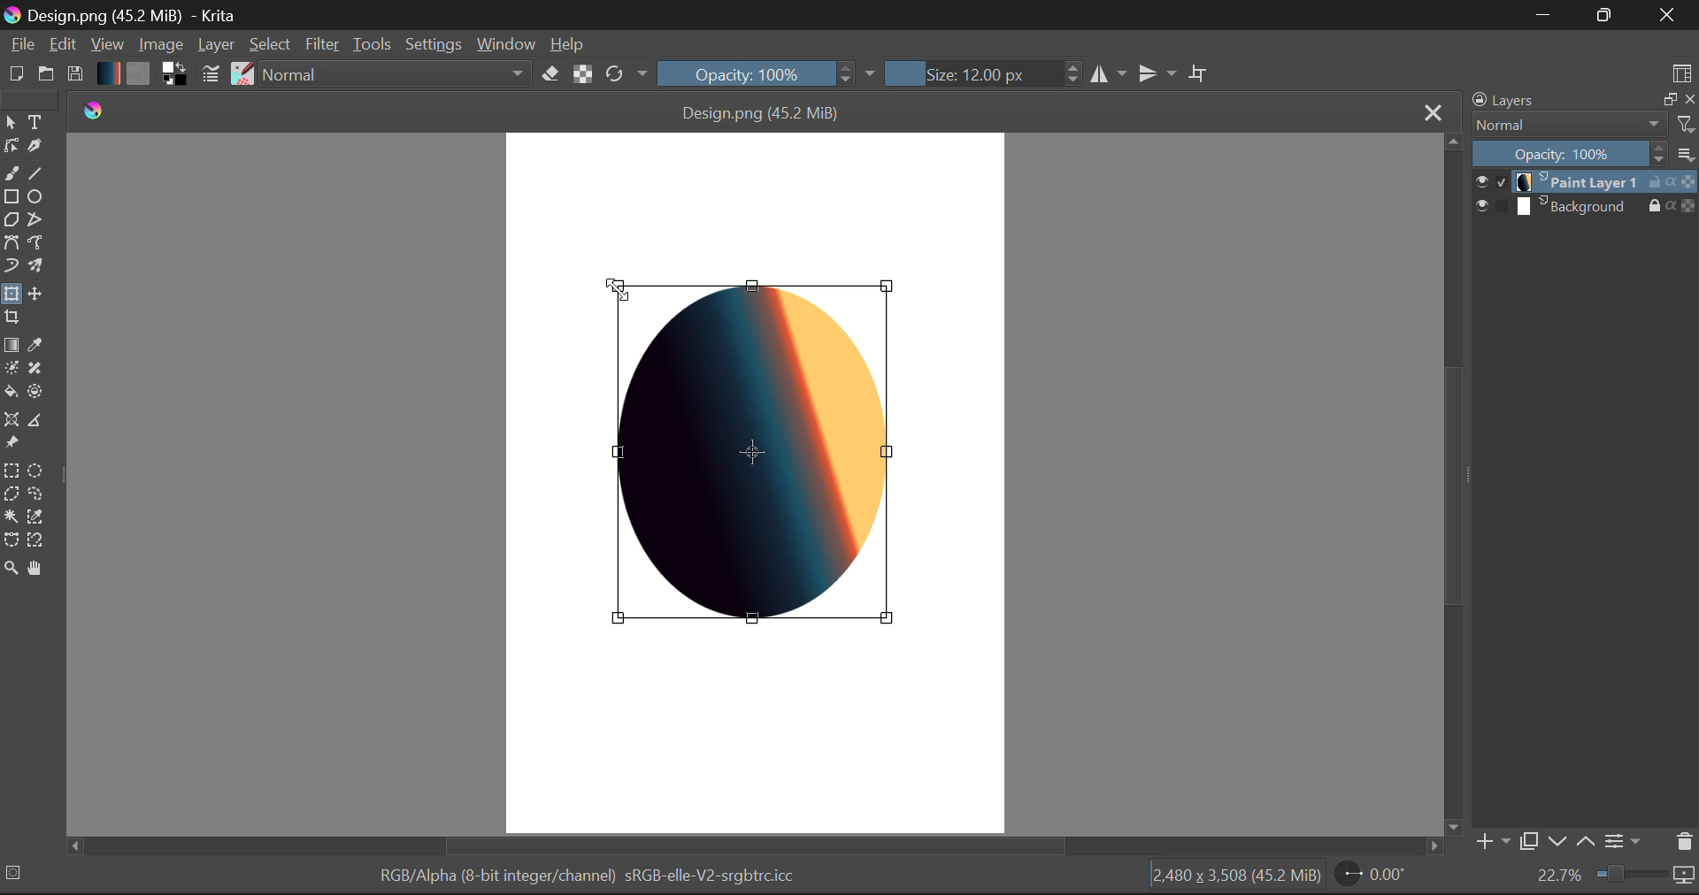 The width and height of the screenshot is (1699, 895). Describe the element at coordinates (11, 245) in the screenshot. I see `Bezier Curve` at that location.